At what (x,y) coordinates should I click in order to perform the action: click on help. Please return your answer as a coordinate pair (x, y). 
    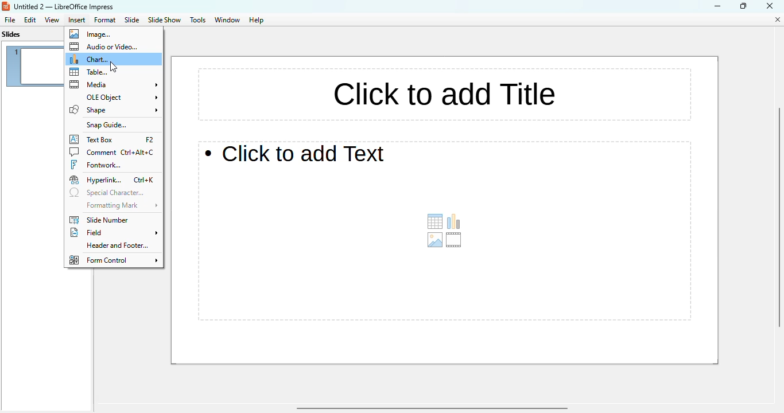
    Looking at the image, I should click on (257, 20).